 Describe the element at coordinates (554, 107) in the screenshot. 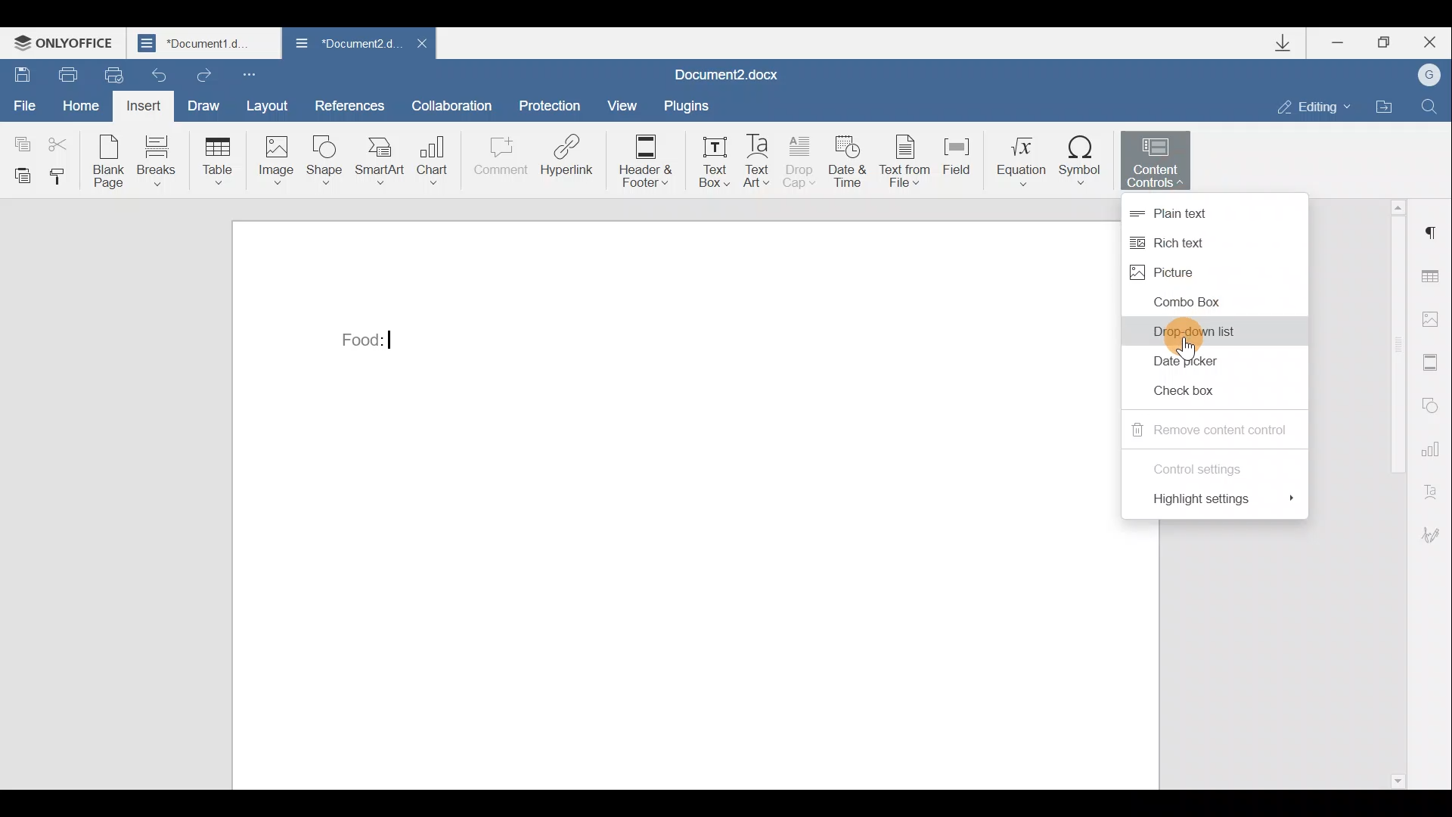

I see `Protection` at that location.